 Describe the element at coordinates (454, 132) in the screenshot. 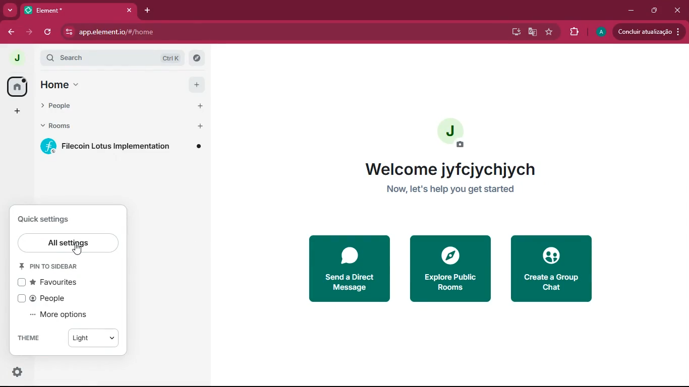

I see `profile picture` at that location.